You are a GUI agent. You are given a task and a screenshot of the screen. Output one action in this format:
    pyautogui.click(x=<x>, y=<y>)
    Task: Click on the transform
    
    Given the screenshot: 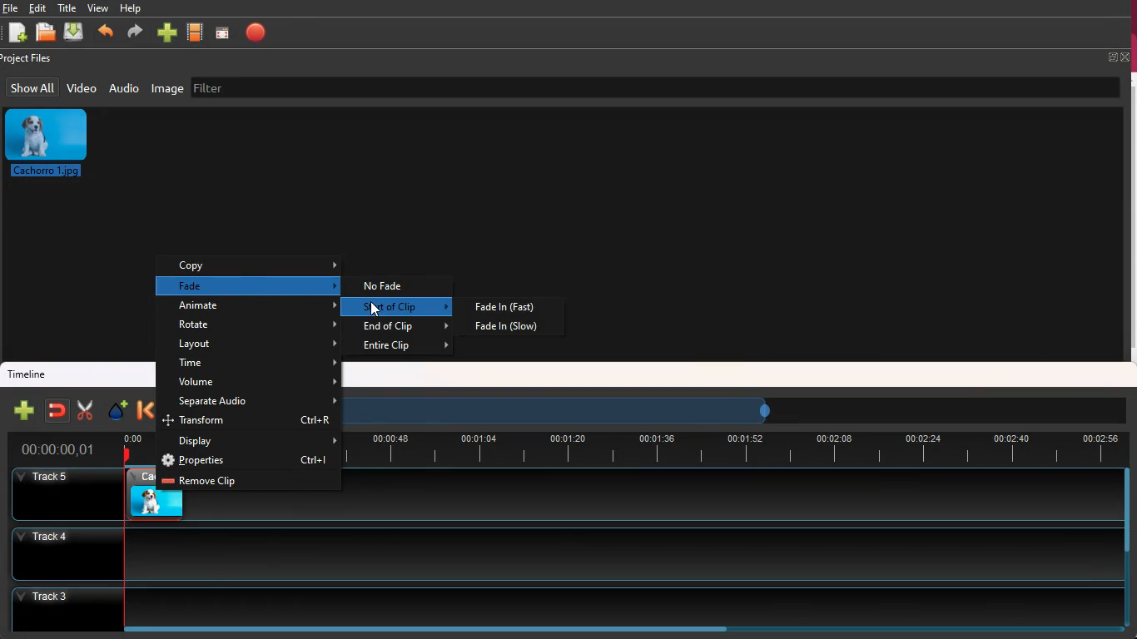 What is the action you would take?
    pyautogui.click(x=253, y=422)
    